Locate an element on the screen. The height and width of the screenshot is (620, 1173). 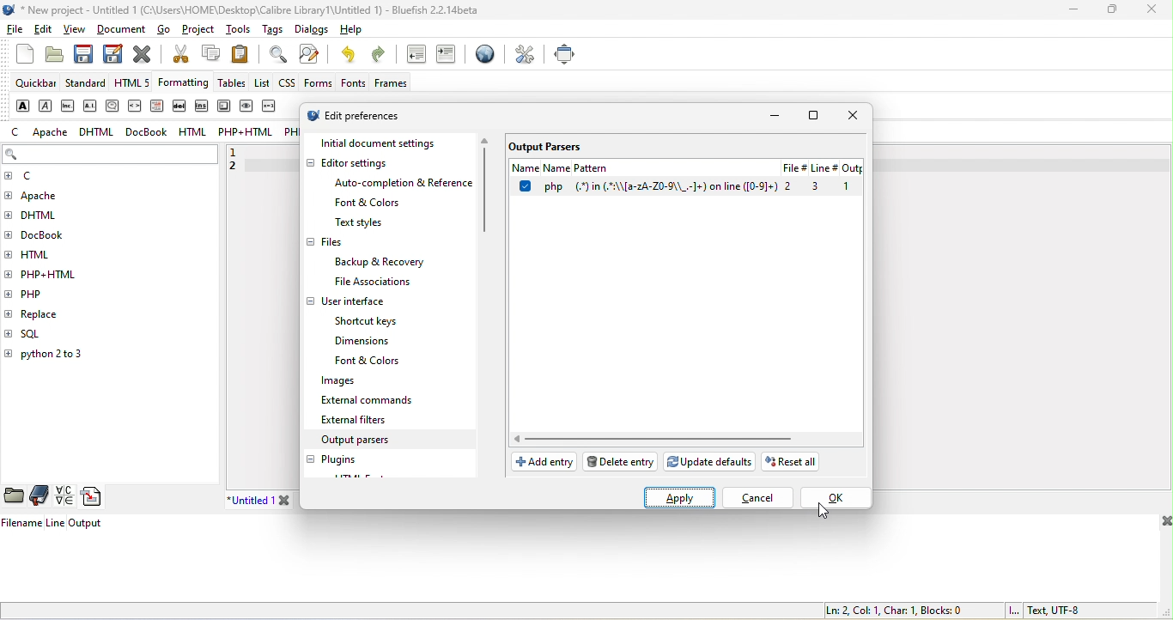
dialogs is located at coordinates (308, 31).